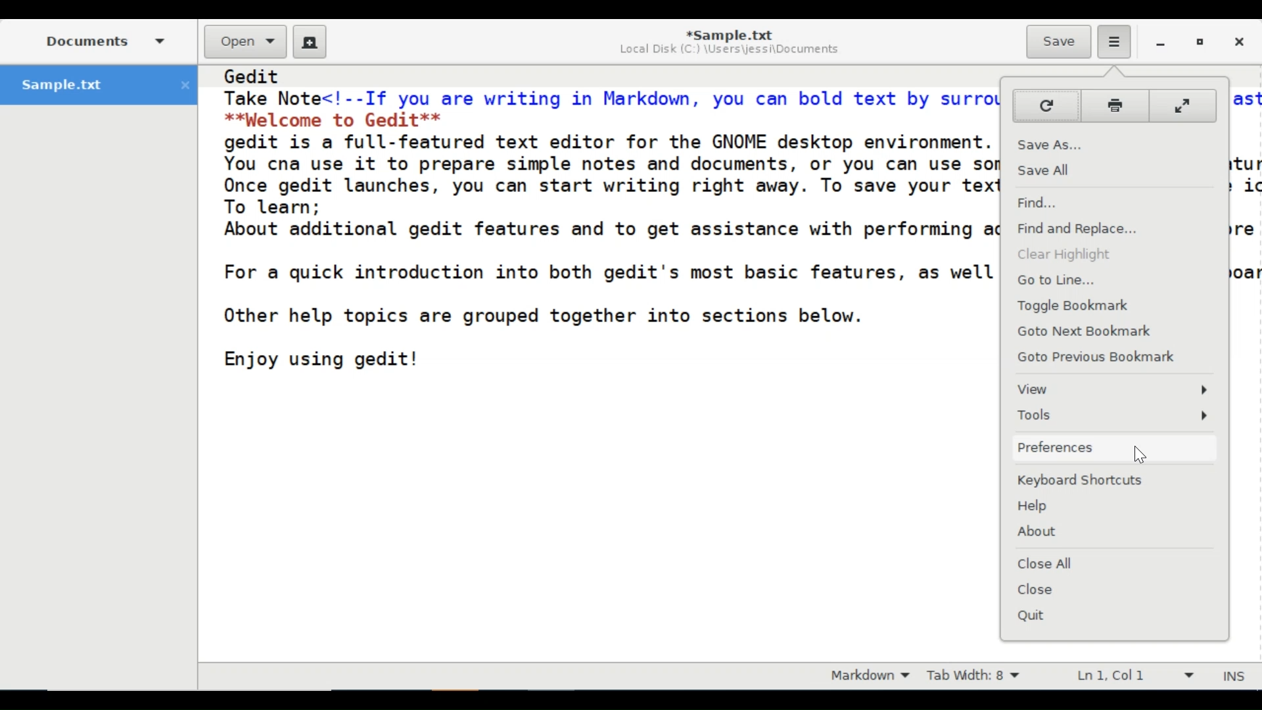  Describe the element at coordinates (1200, 39) in the screenshot. I see `Restore` at that location.